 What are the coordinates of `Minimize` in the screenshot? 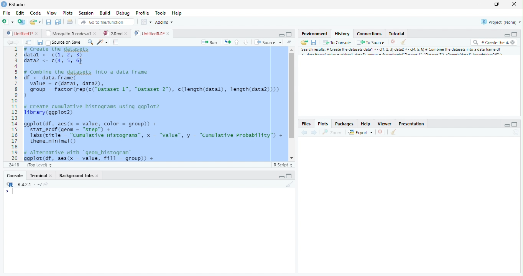 It's located at (506, 125).